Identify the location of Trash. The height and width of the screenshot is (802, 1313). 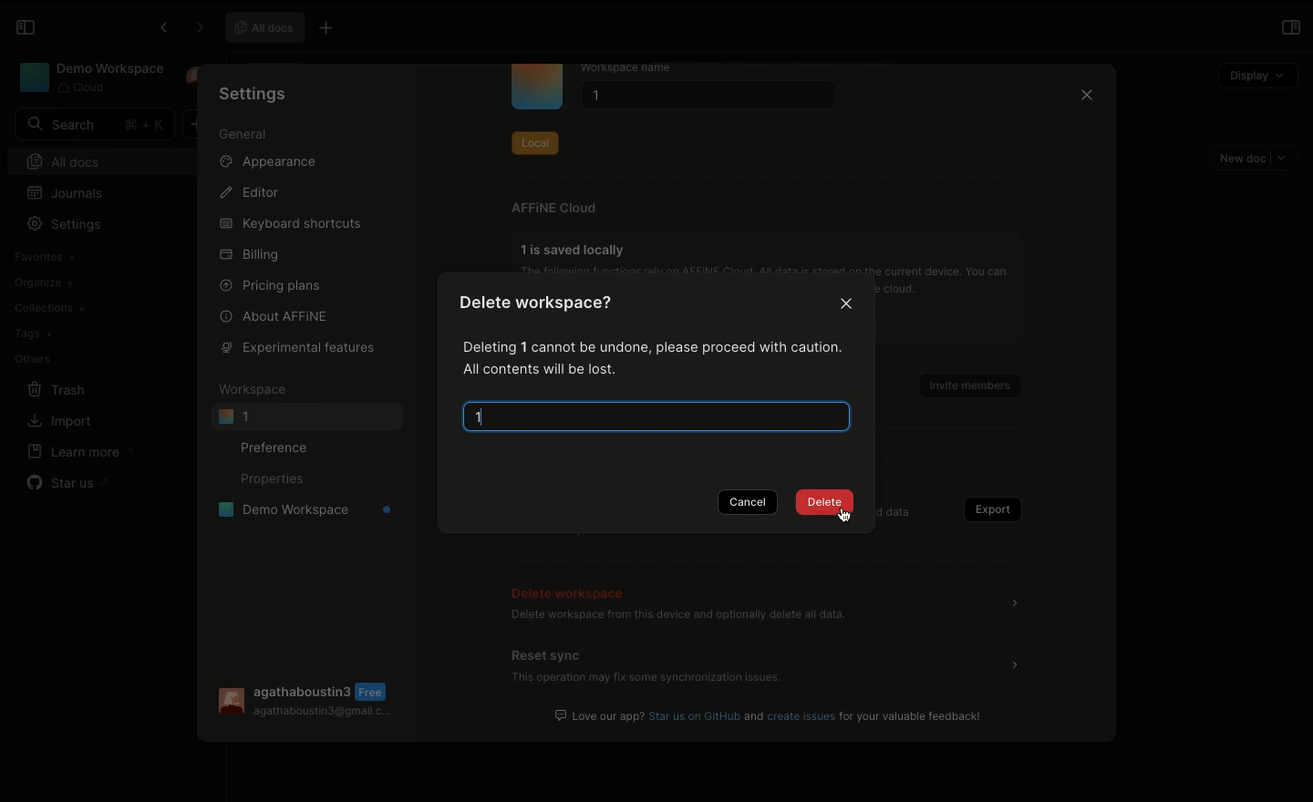
(58, 389).